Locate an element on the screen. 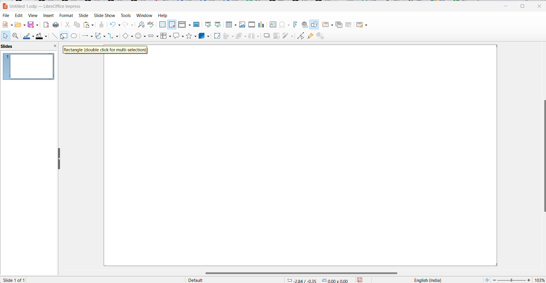  zoom percentage is located at coordinates (539, 280).